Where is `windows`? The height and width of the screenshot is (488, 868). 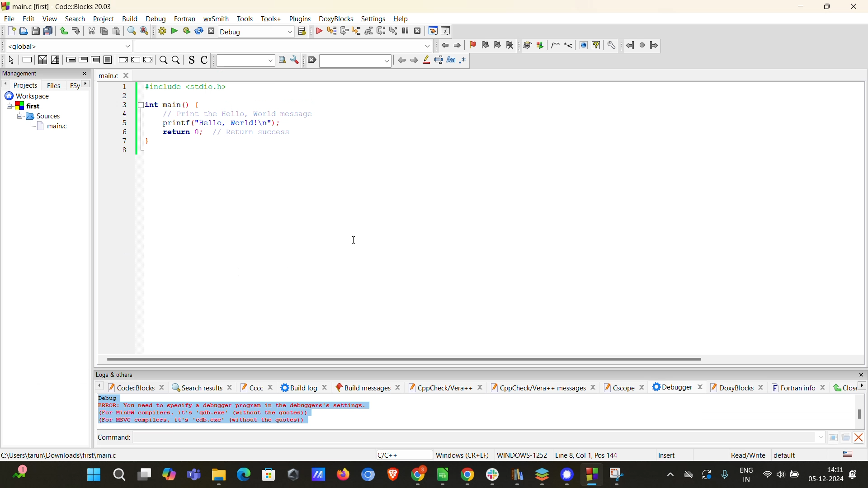
windows is located at coordinates (593, 475).